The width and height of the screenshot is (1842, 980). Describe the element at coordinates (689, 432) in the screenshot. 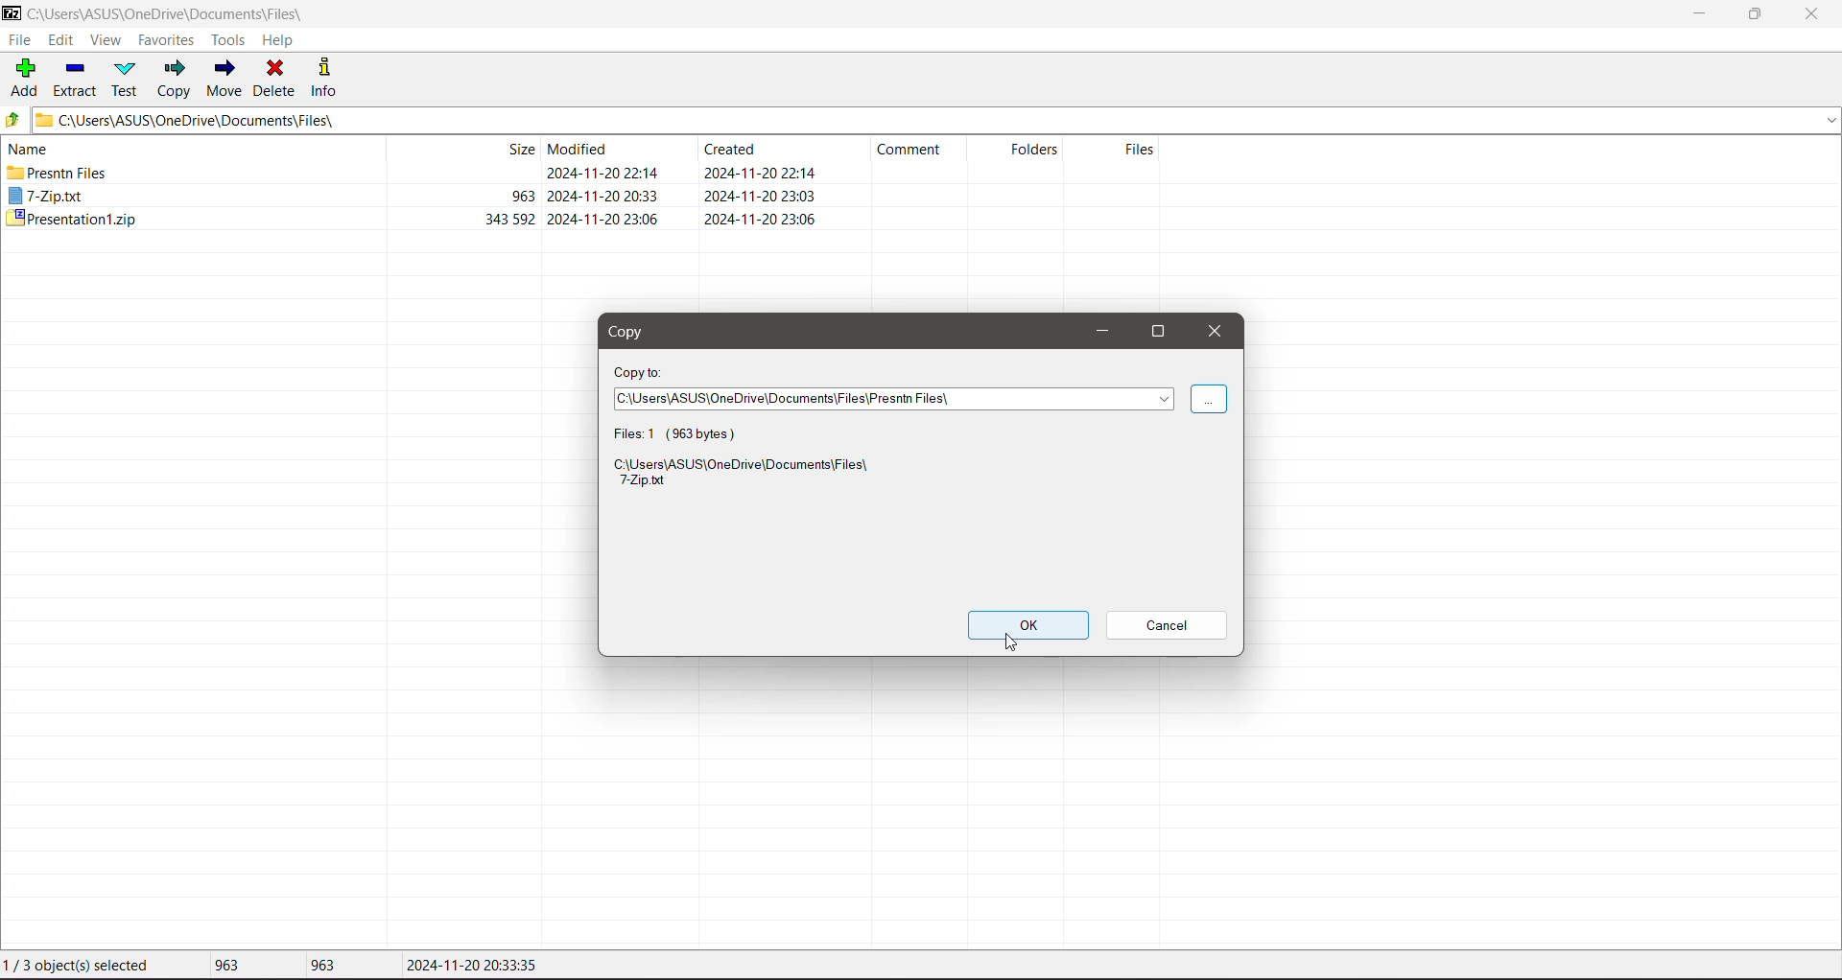

I see `File selection` at that location.